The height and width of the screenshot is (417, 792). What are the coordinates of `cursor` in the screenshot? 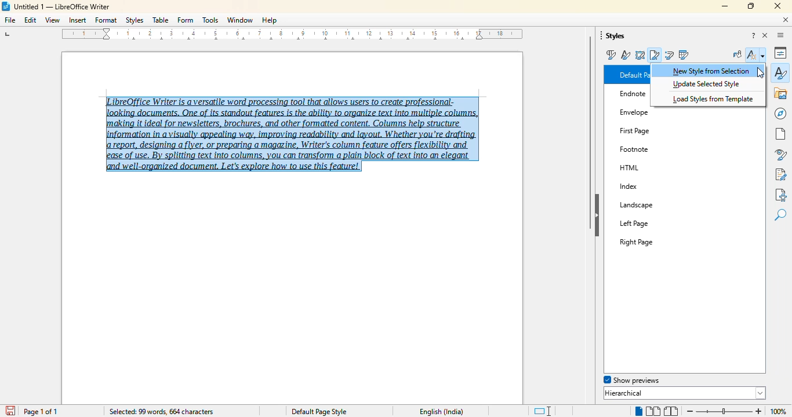 It's located at (761, 72).